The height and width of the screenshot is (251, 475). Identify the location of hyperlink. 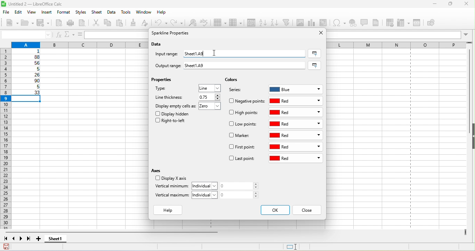
(354, 24).